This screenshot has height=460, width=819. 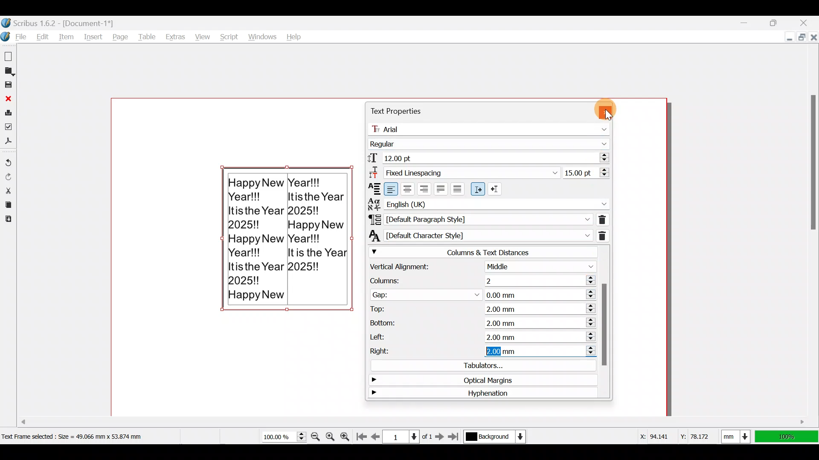 I want to click on Tabulators, so click(x=479, y=367).